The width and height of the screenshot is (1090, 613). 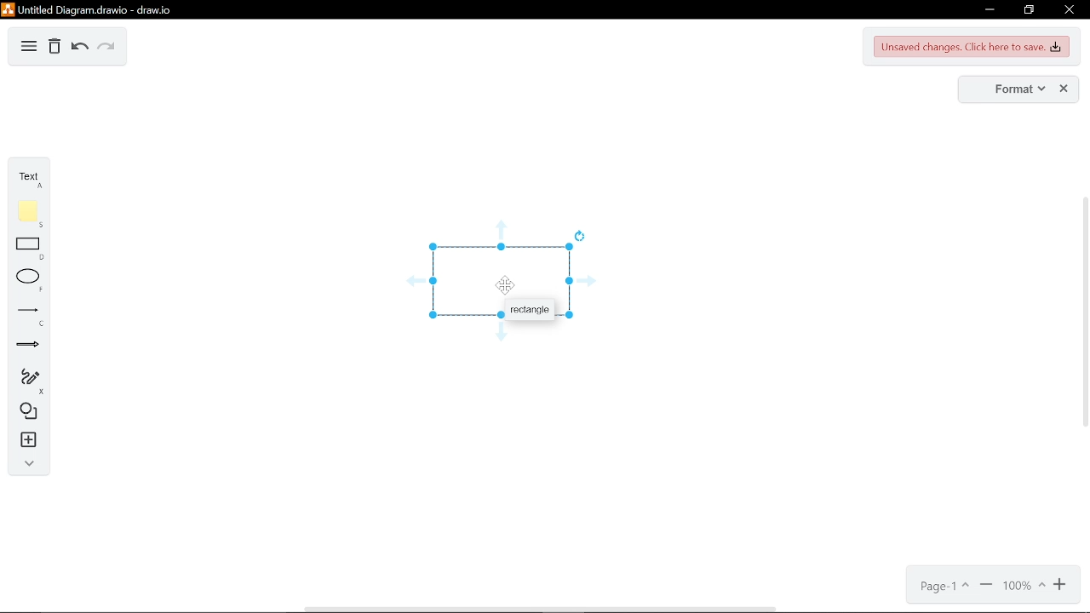 What do you see at coordinates (30, 381) in the screenshot?
I see `freehand` at bounding box center [30, 381].